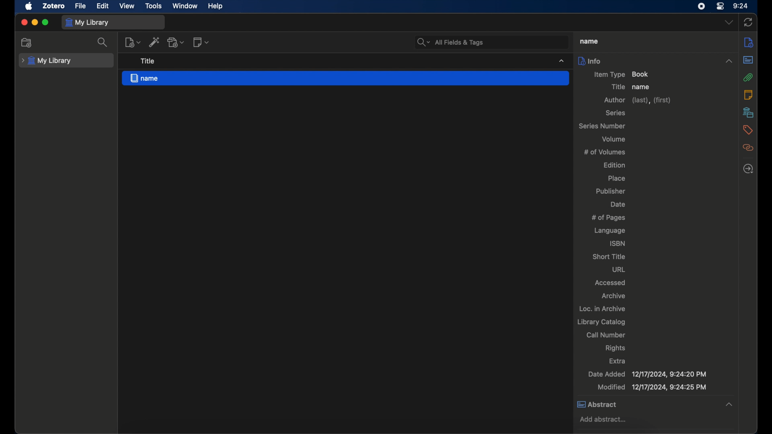 This screenshot has height=434, width=772. What do you see at coordinates (616, 113) in the screenshot?
I see `series` at bounding box center [616, 113].